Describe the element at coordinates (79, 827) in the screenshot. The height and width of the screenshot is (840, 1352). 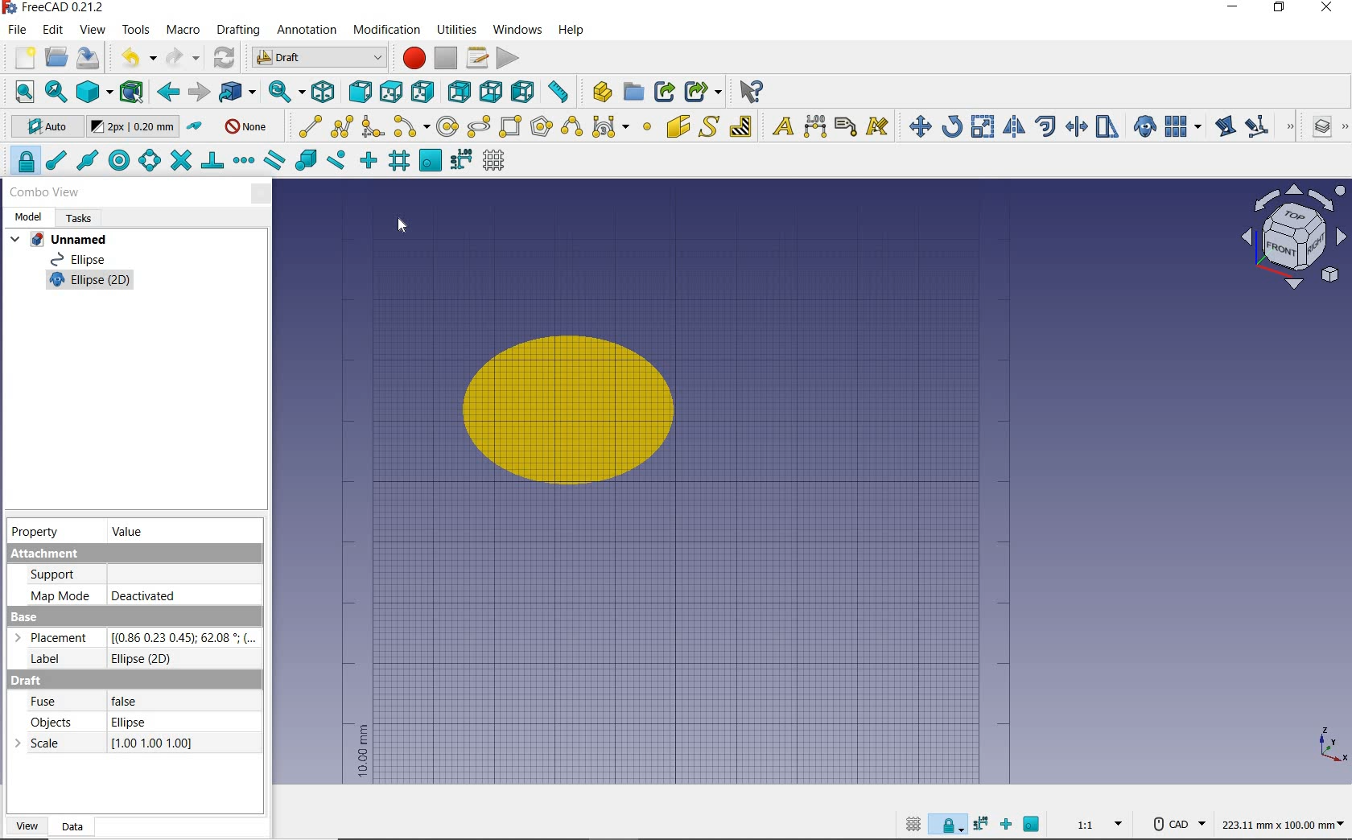
I see `Data` at that location.